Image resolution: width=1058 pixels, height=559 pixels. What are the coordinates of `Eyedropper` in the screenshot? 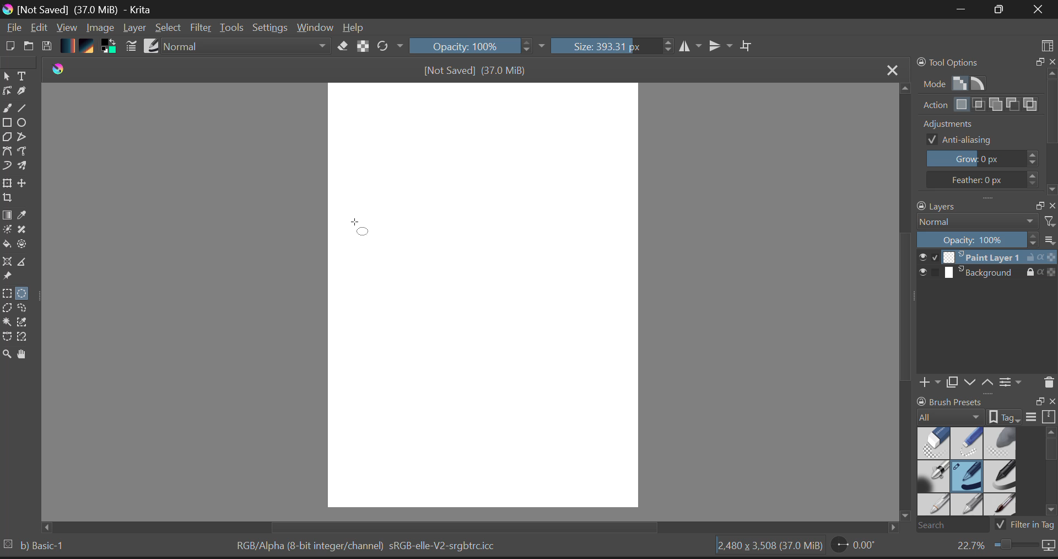 It's located at (24, 217).